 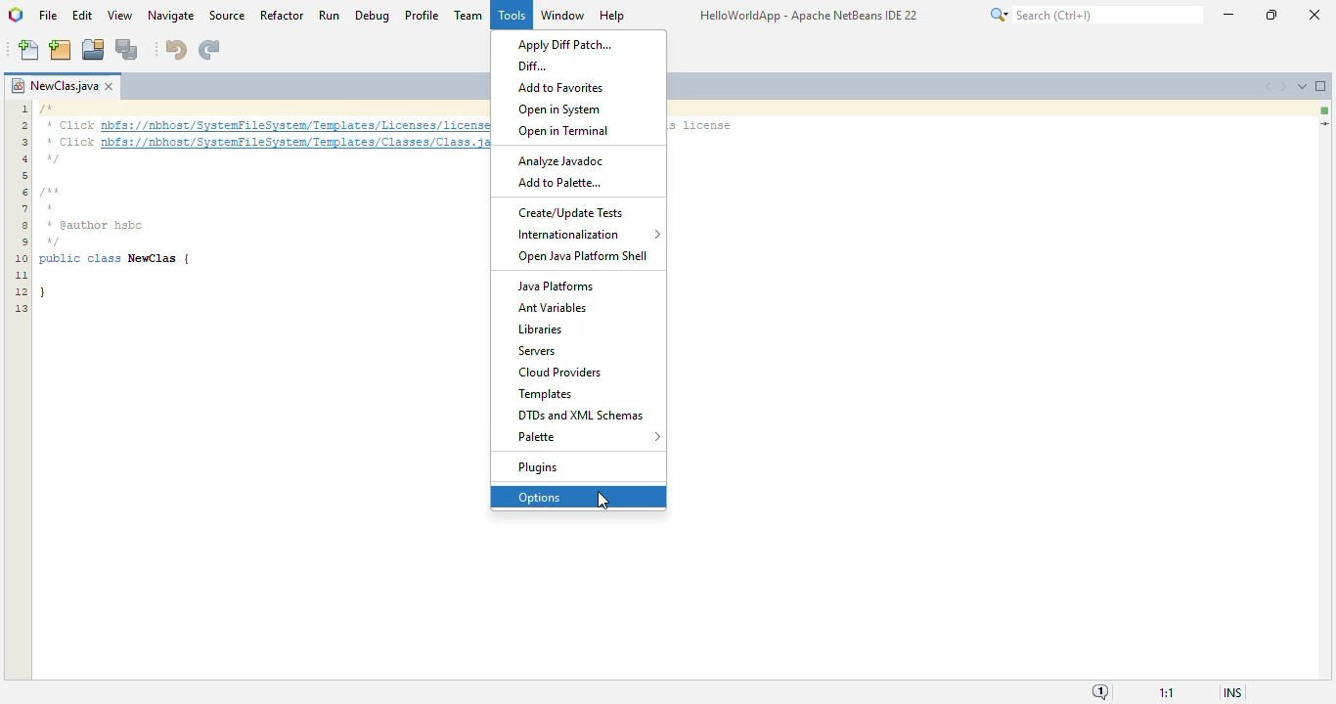 I want to click on add to favorites, so click(x=560, y=88).